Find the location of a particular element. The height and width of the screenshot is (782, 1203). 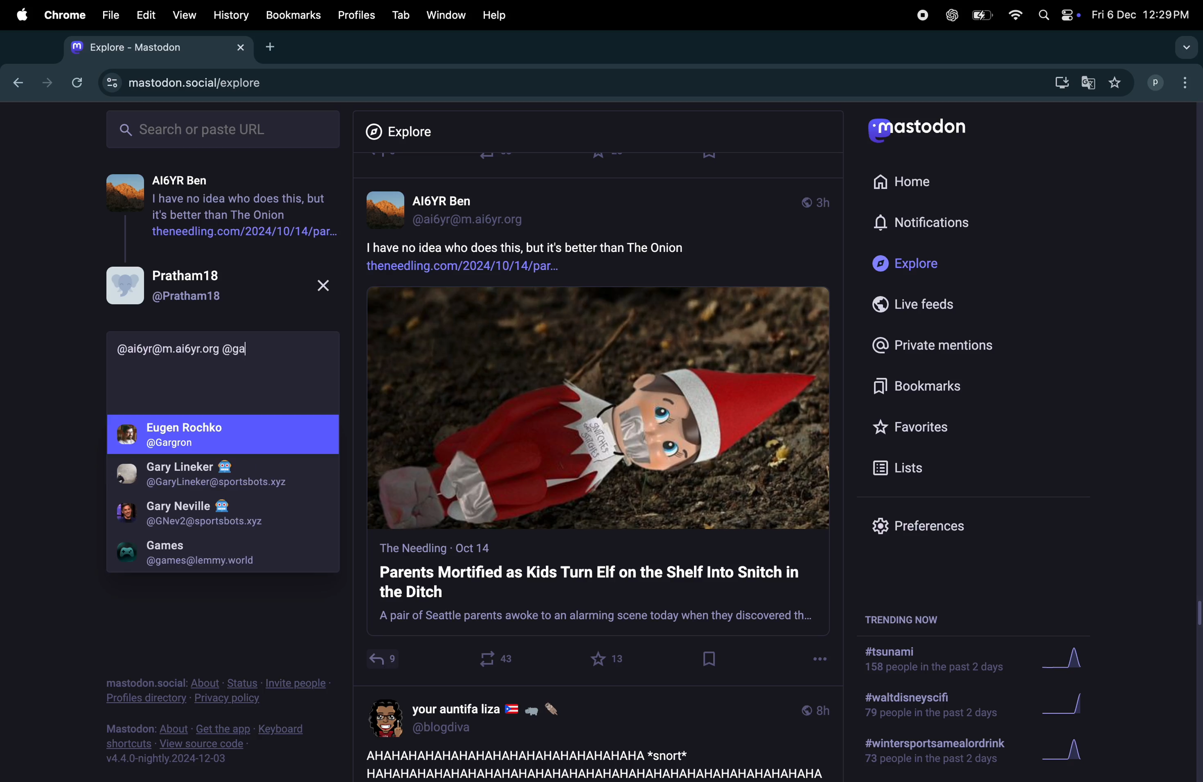

file is located at coordinates (111, 15).